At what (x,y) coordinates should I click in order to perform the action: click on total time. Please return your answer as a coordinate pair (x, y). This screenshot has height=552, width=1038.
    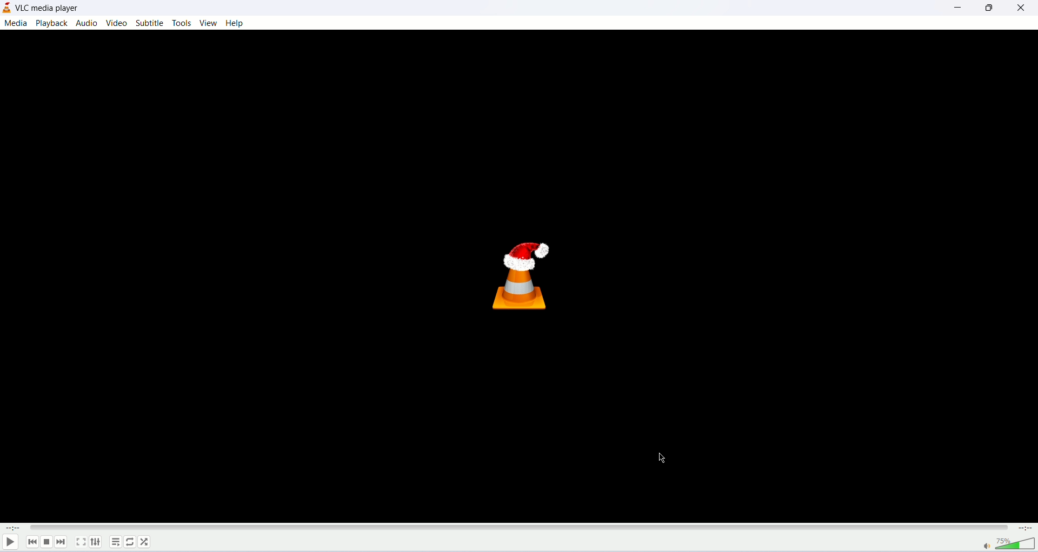
    Looking at the image, I should click on (1028, 528).